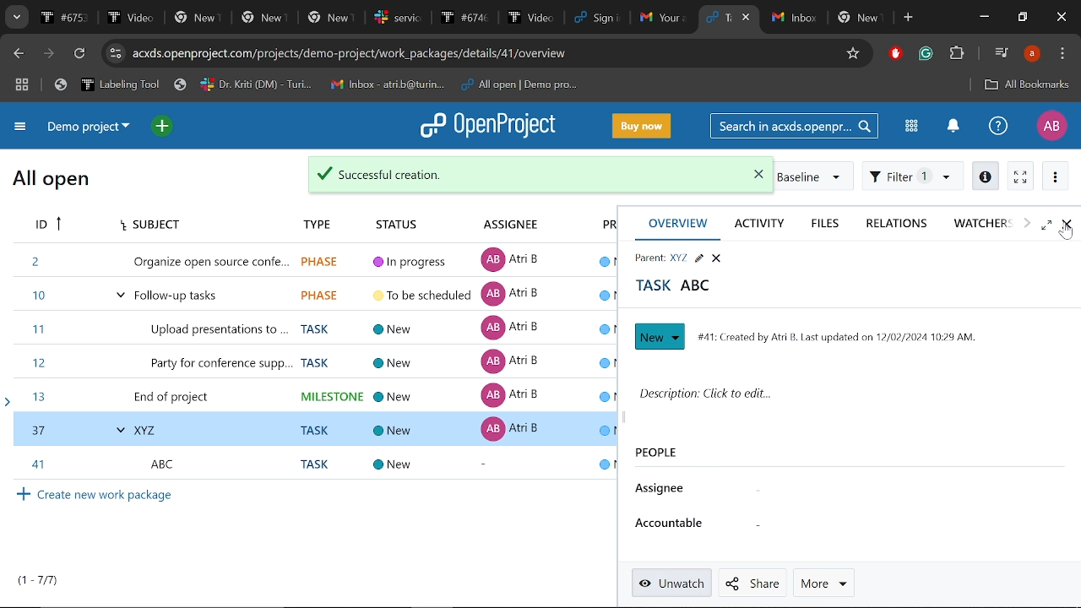  I want to click on Add new tab, so click(910, 18).